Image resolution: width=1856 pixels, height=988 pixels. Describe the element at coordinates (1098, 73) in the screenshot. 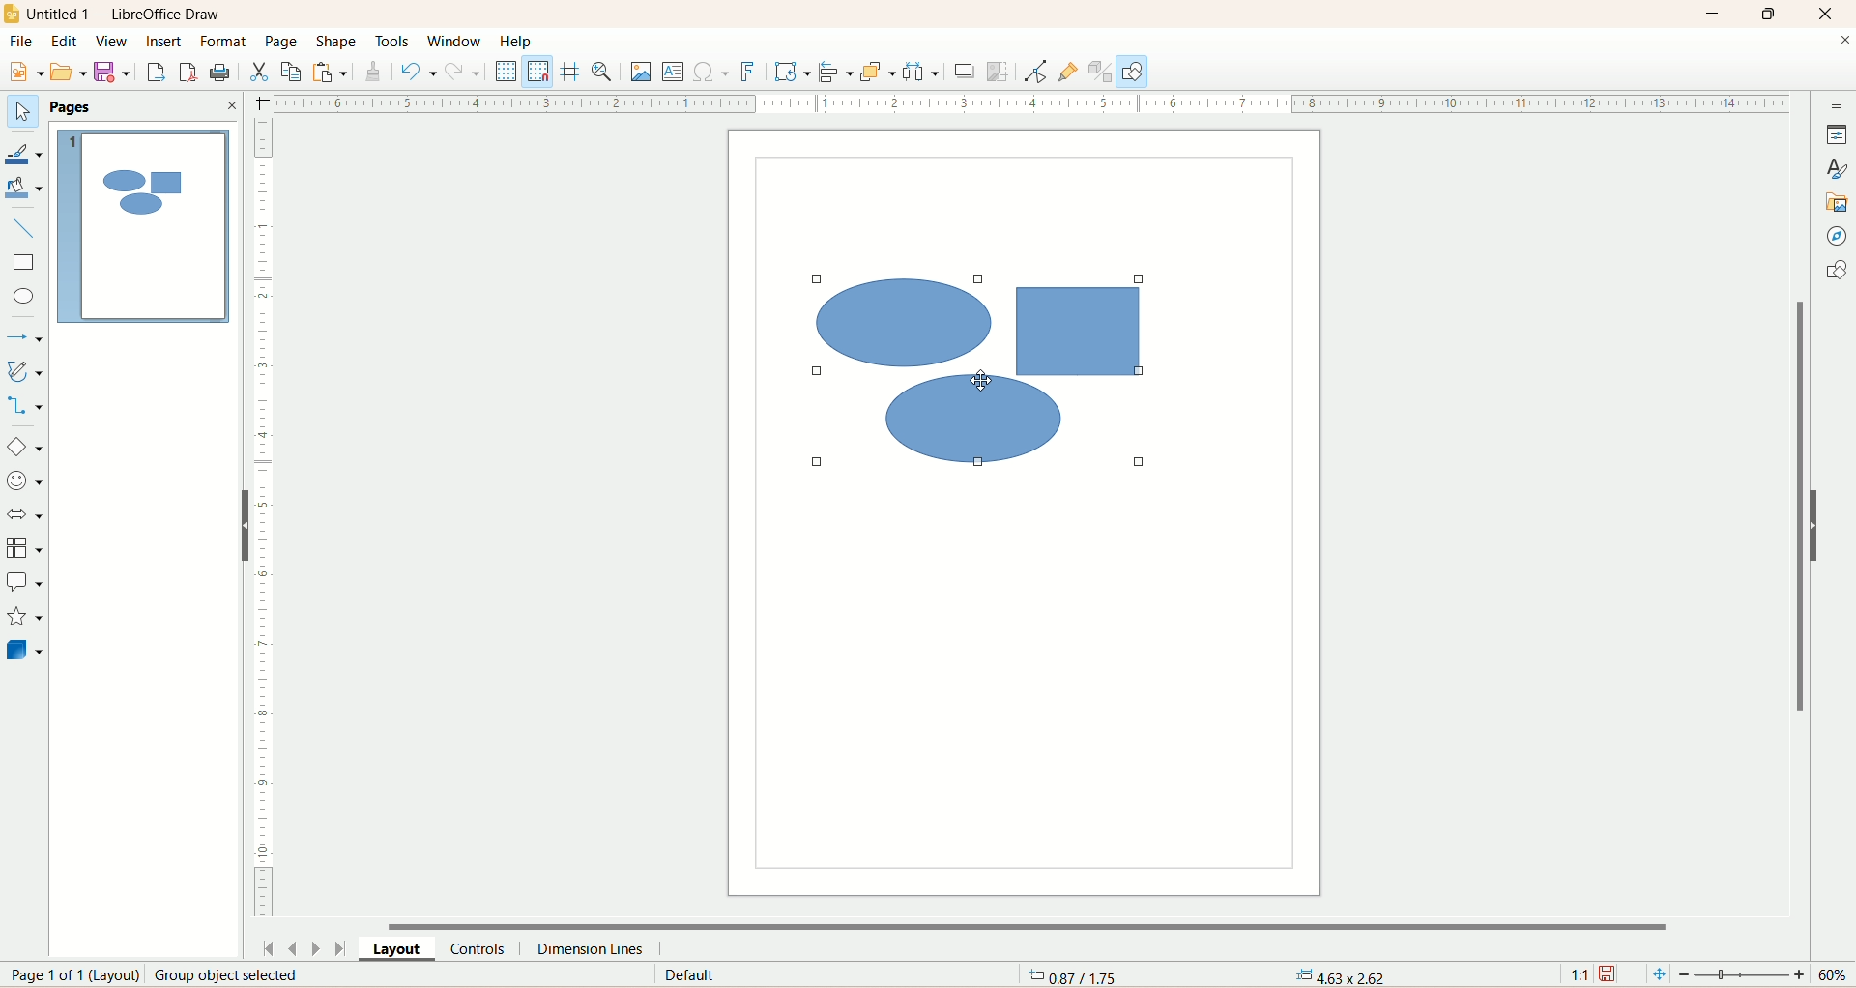

I see `toggle extrusion` at that location.